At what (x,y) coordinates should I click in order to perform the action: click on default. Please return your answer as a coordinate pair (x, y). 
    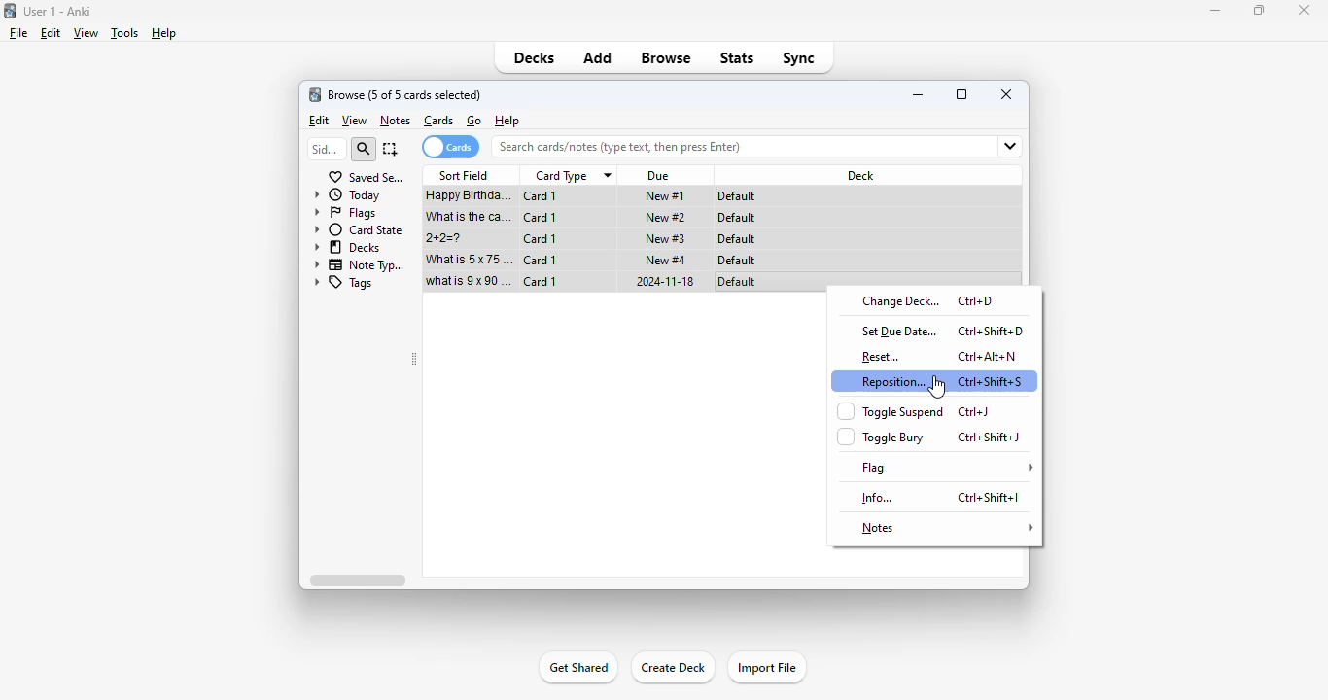
    Looking at the image, I should click on (737, 282).